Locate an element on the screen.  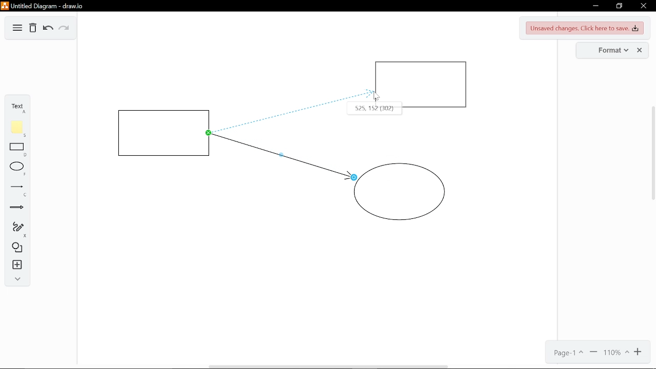
Scroll Bar is located at coordinates (650, 182).